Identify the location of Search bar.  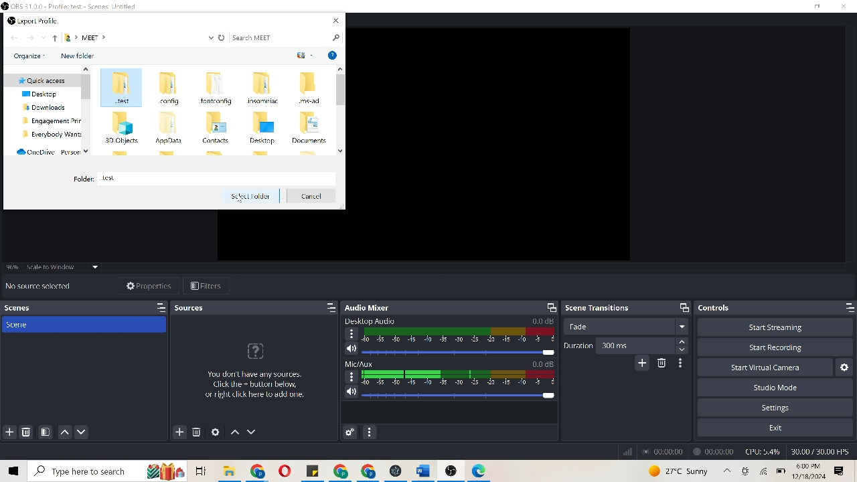
(86, 471).